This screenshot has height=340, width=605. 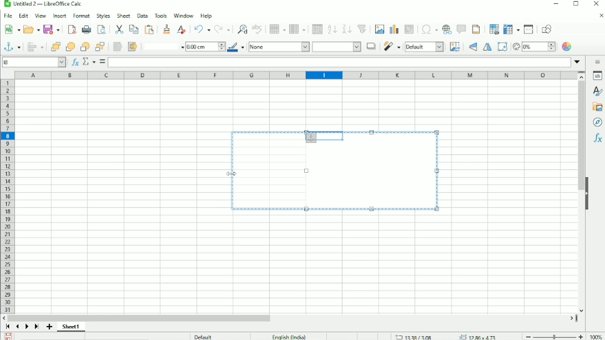 What do you see at coordinates (59, 16) in the screenshot?
I see `Insert` at bounding box center [59, 16].